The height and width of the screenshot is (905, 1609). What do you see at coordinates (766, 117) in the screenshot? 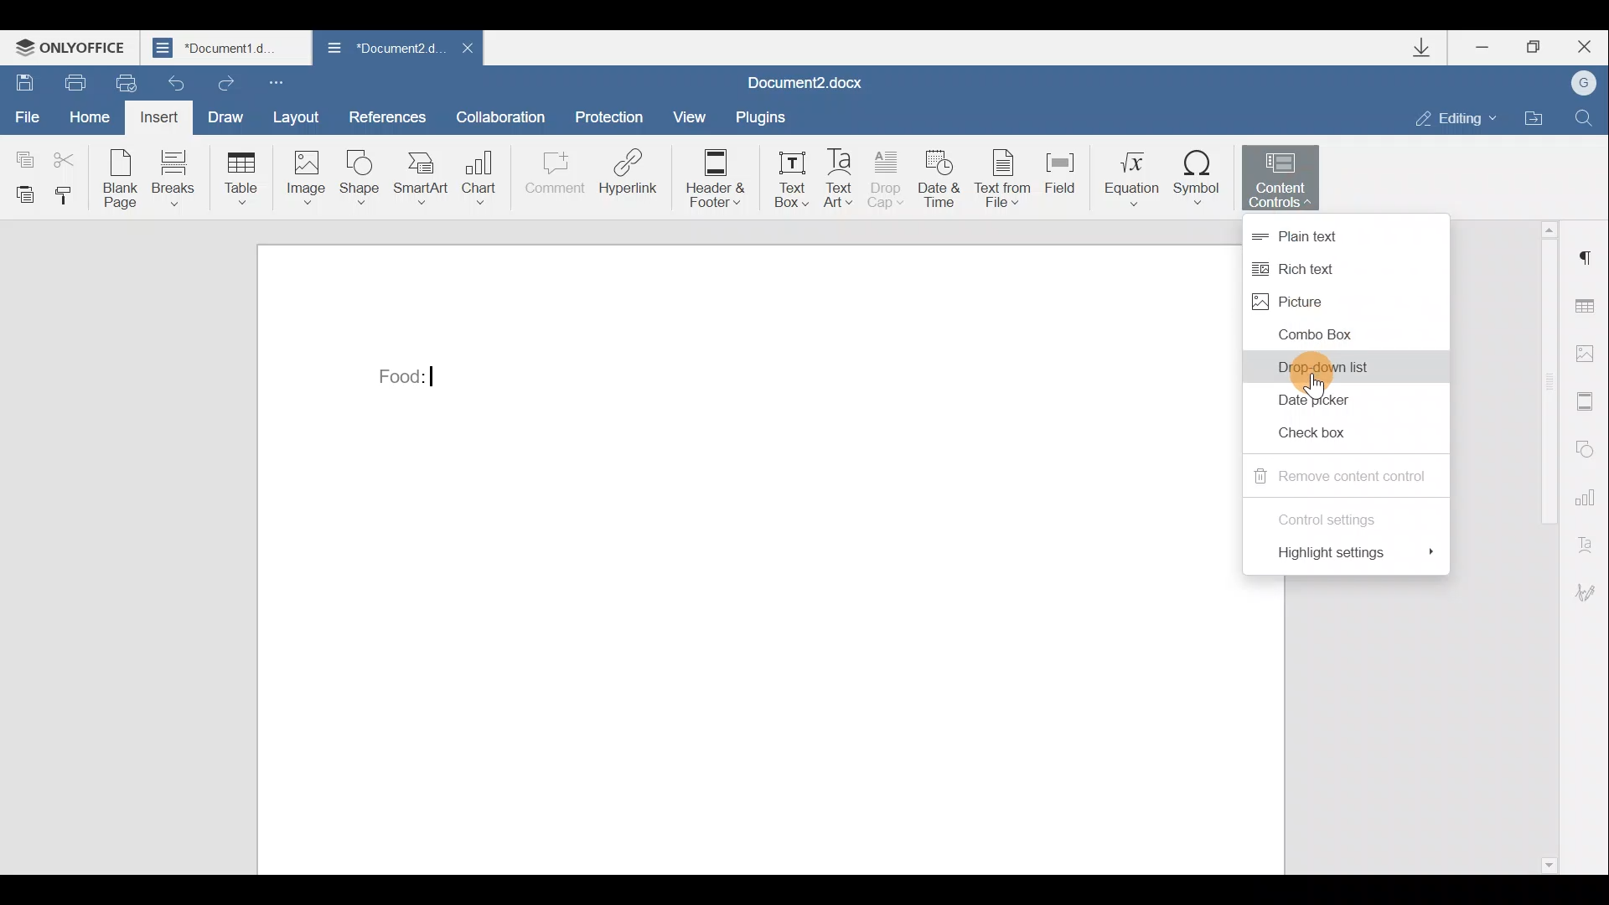
I see `Plugins` at bounding box center [766, 117].